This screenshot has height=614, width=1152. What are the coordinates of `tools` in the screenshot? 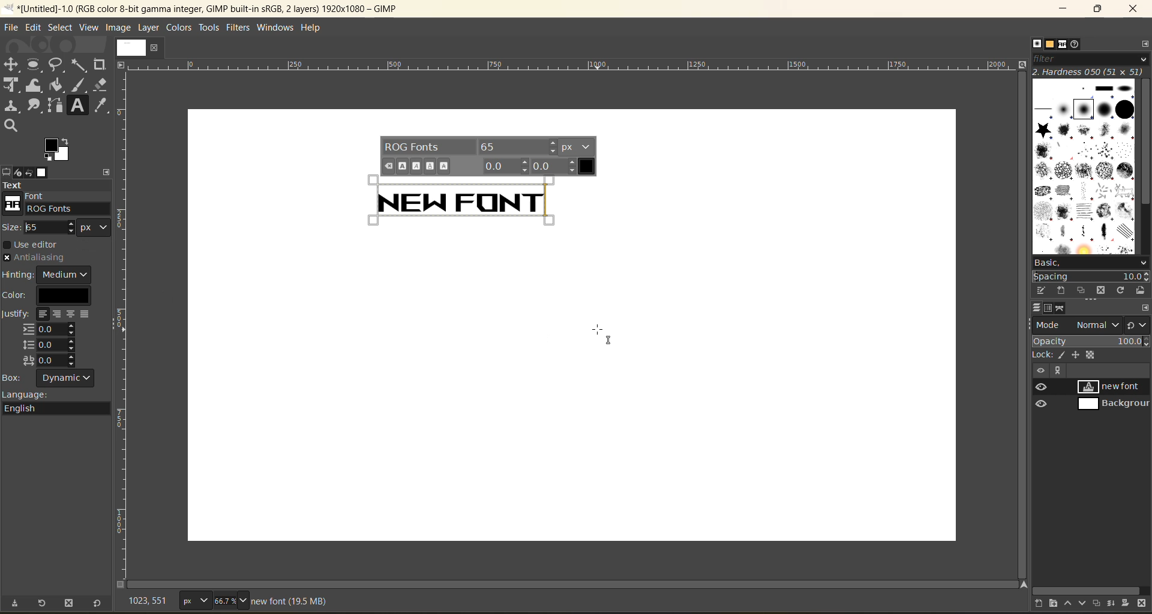 It's located at (58, 96).